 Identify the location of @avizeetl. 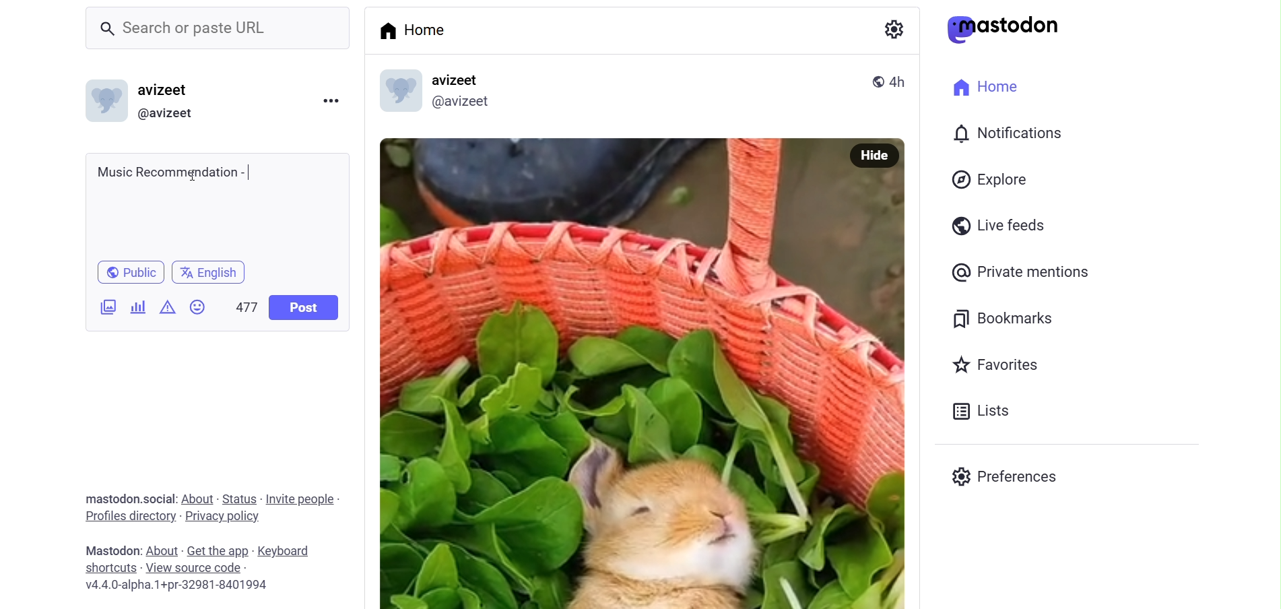
(463, 103).